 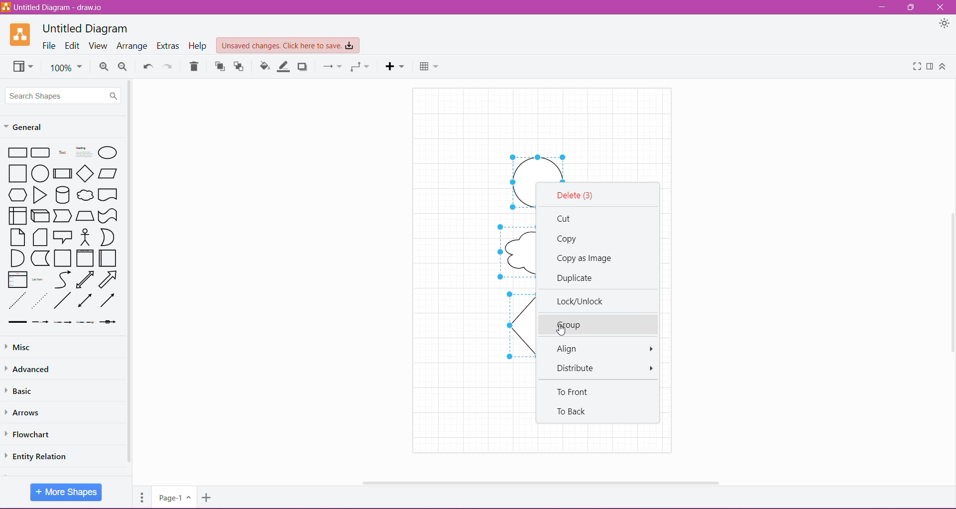 What do you see at coordinates (173, 497) in the screenshot?
I see `Page 1` at bounding box center [173, 497].